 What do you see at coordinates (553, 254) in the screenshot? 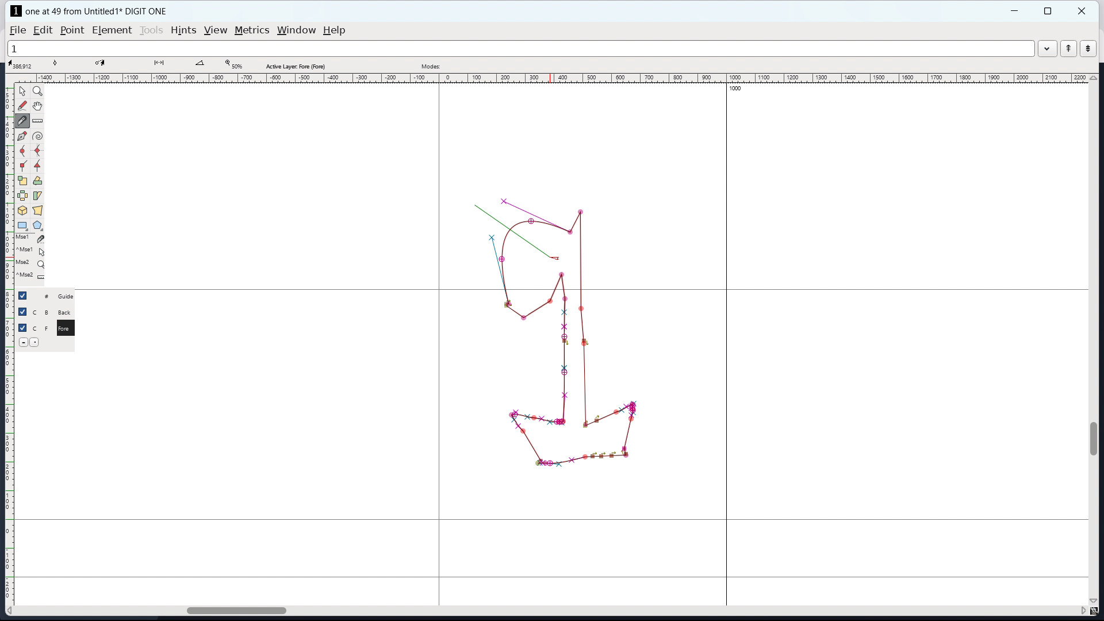
I see `cursor` at bounding box center [553, 254].